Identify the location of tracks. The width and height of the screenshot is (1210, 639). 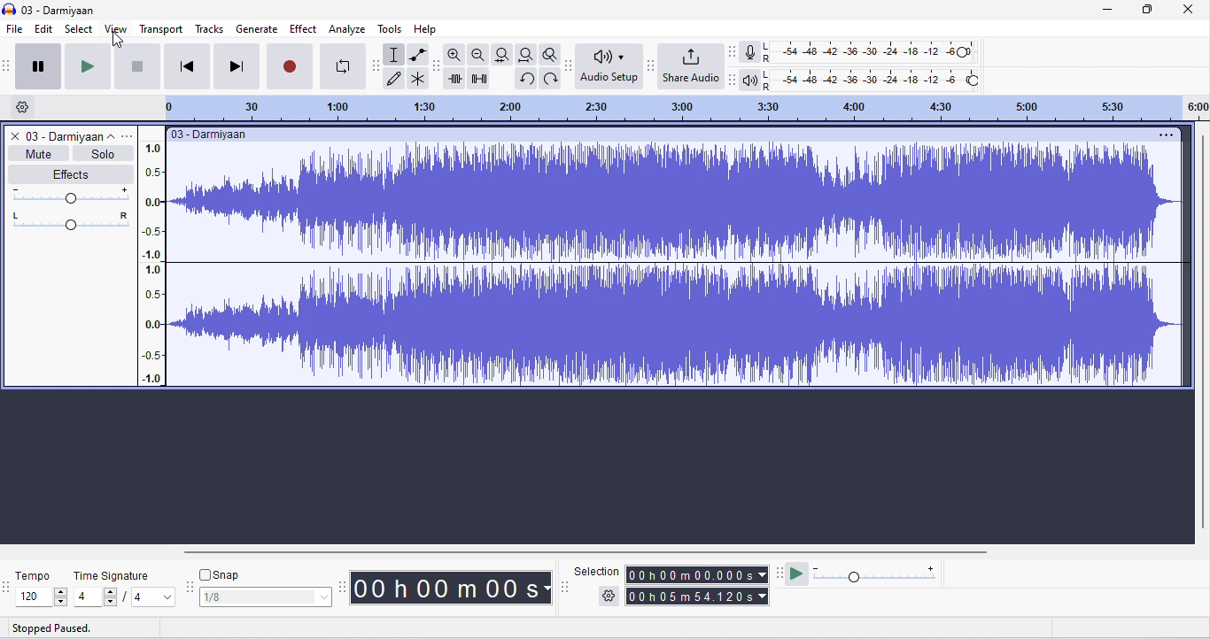
(210, 29).